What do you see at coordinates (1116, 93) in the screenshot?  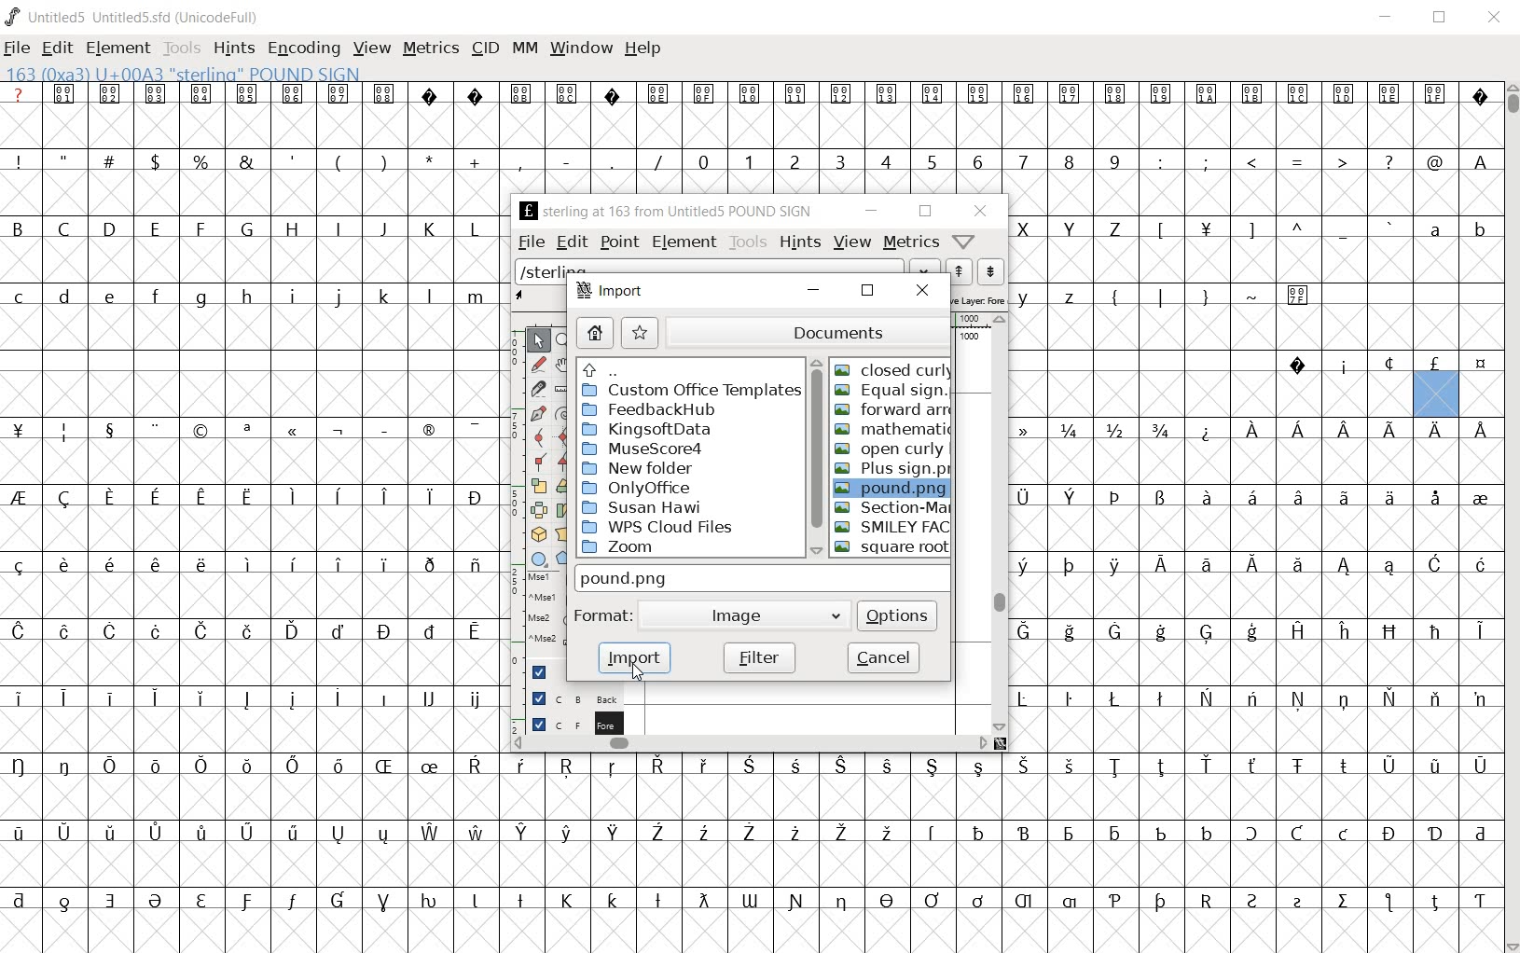 I see `Symbol` at bounding box center [1116, 93].